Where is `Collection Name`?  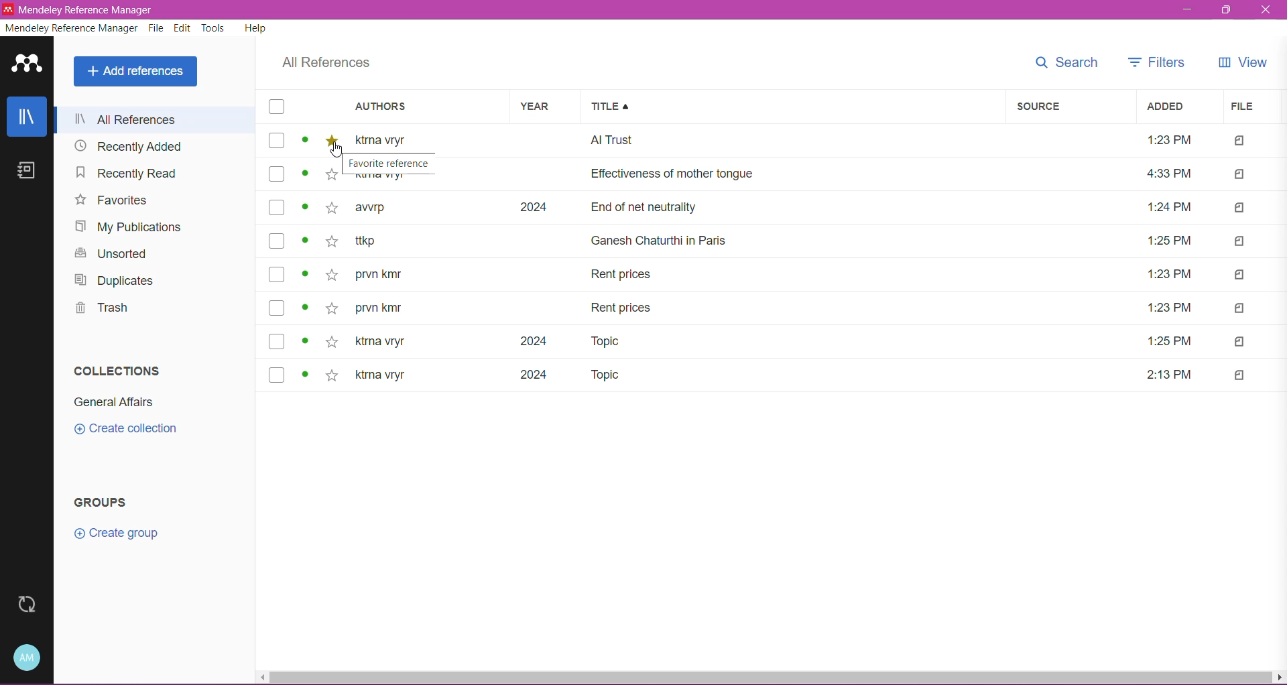
Collection Name is located at coordinates (109, 404).